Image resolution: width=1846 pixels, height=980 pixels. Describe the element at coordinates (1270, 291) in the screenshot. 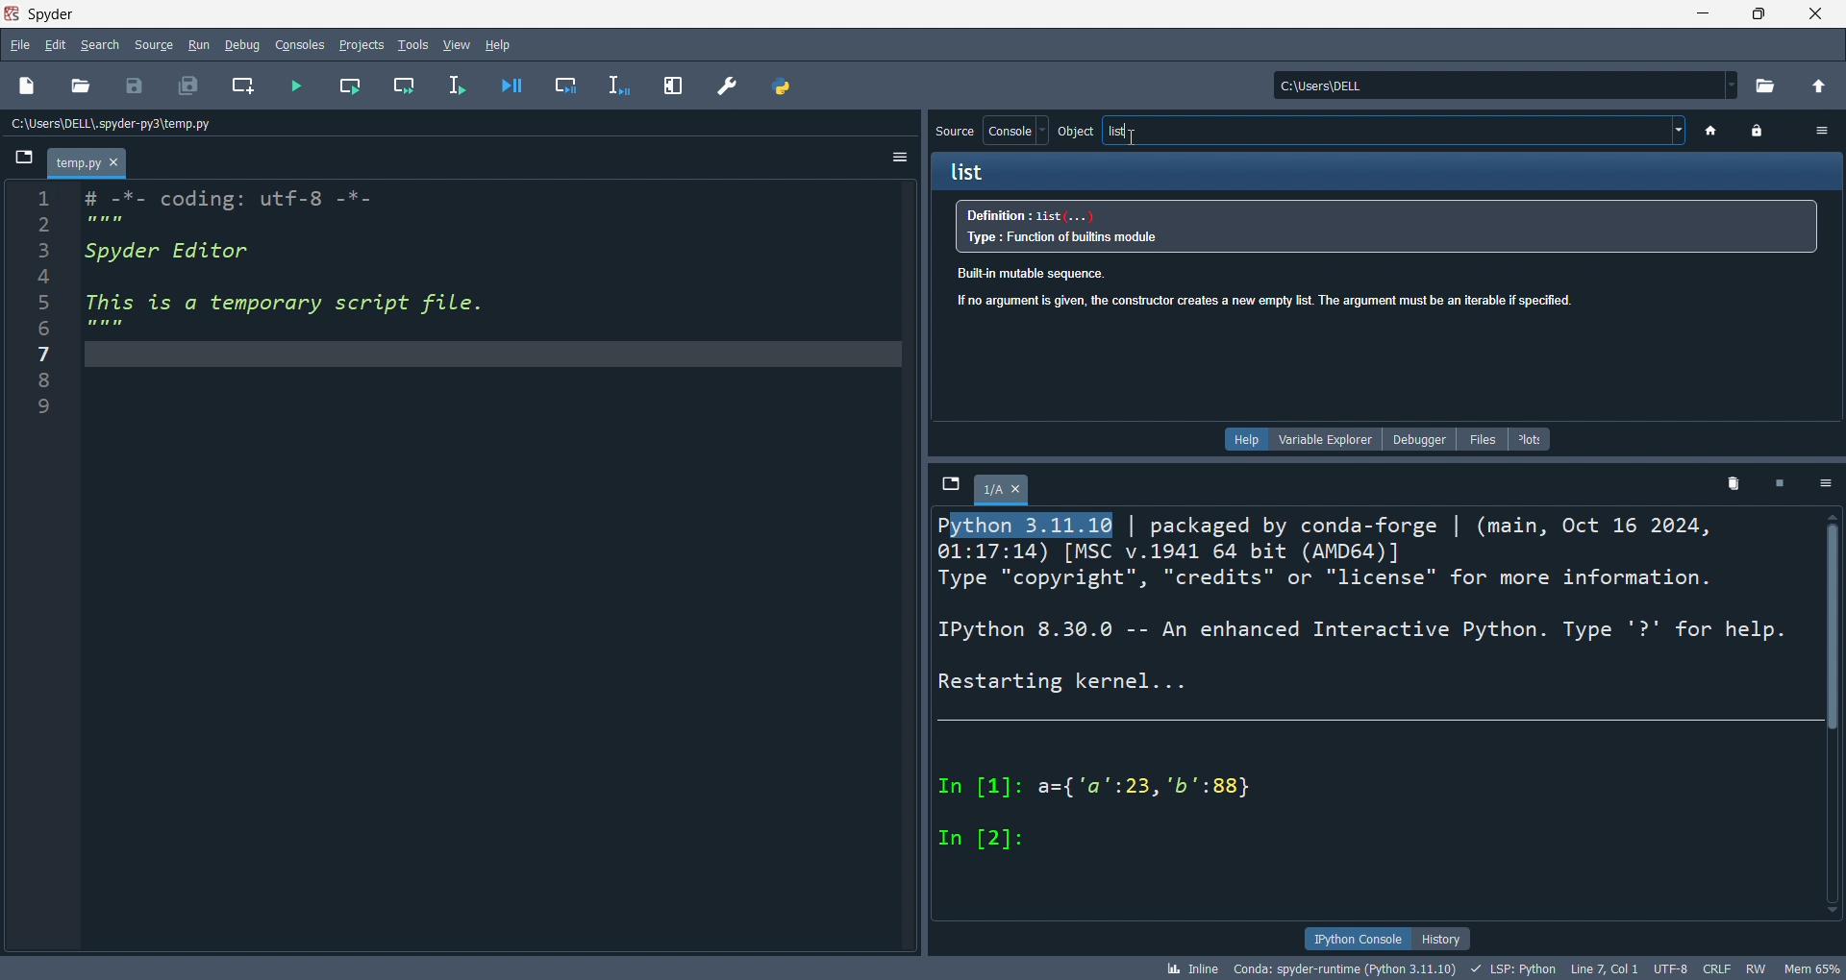

I see `Built-in mutable sequence.no argument is given, the constructor creates a new empty list. The argument must be an iterable if specified.` at that location.